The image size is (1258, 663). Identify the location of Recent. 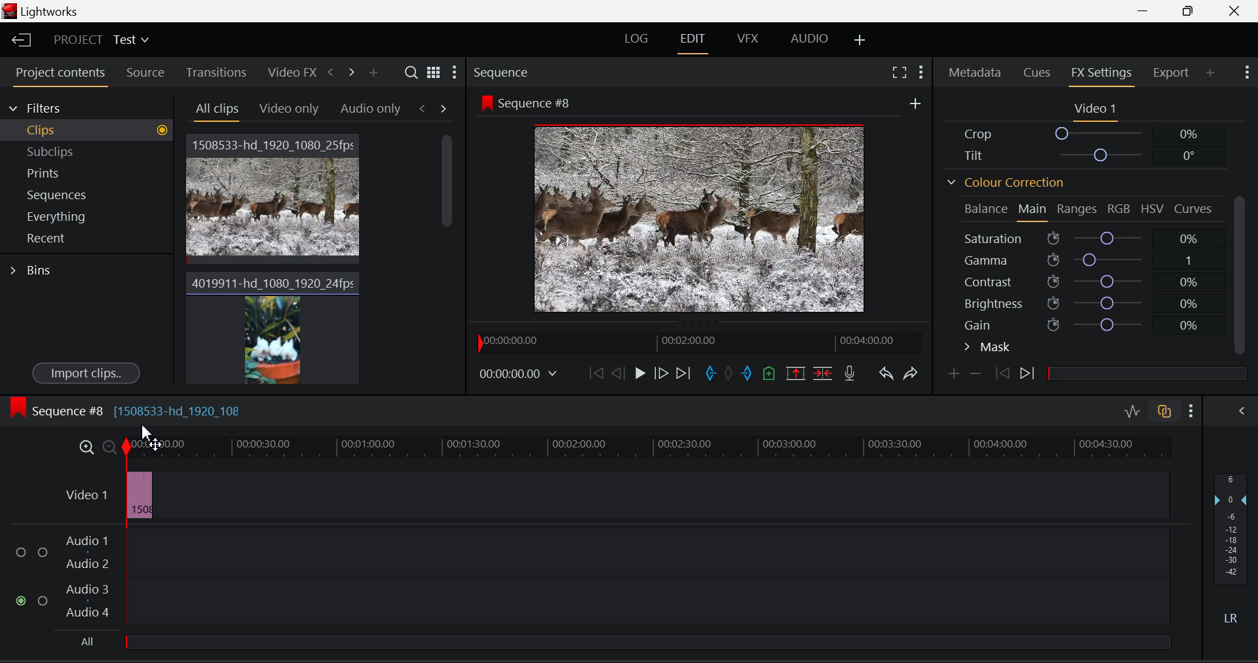
(91, 240).